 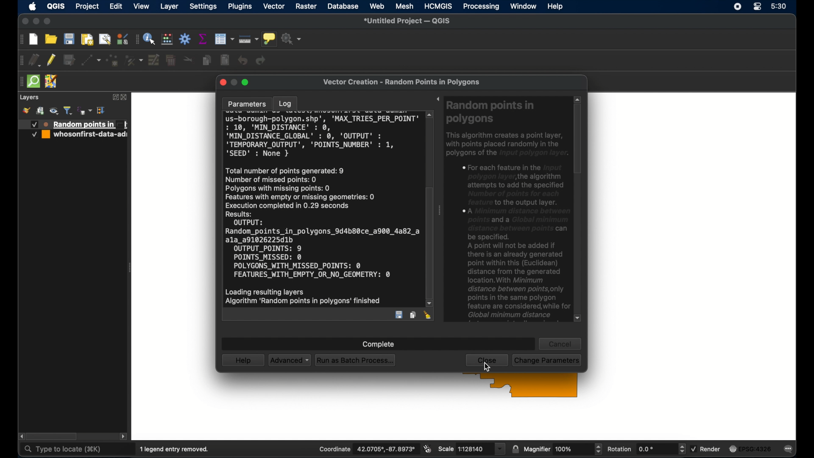 What do you see at coordinates (224, 39) in the screenshot?
I see `open attribute table` at bounding box center [224, 39].